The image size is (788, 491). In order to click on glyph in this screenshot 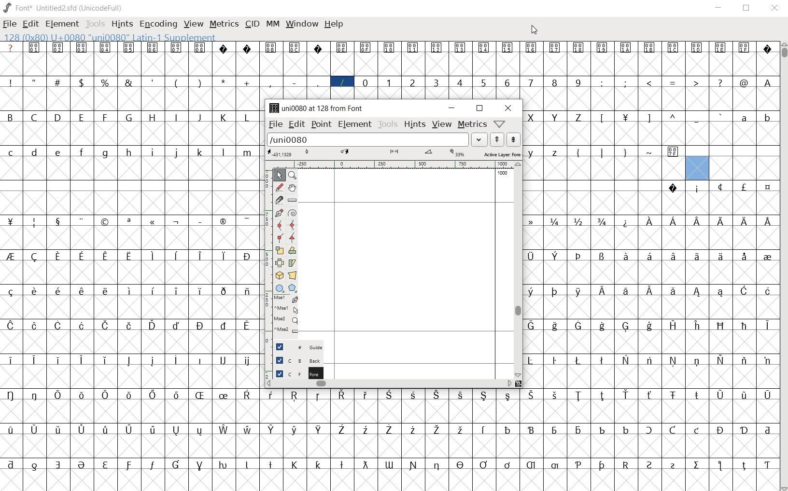, I will do `click(602, 290)`.